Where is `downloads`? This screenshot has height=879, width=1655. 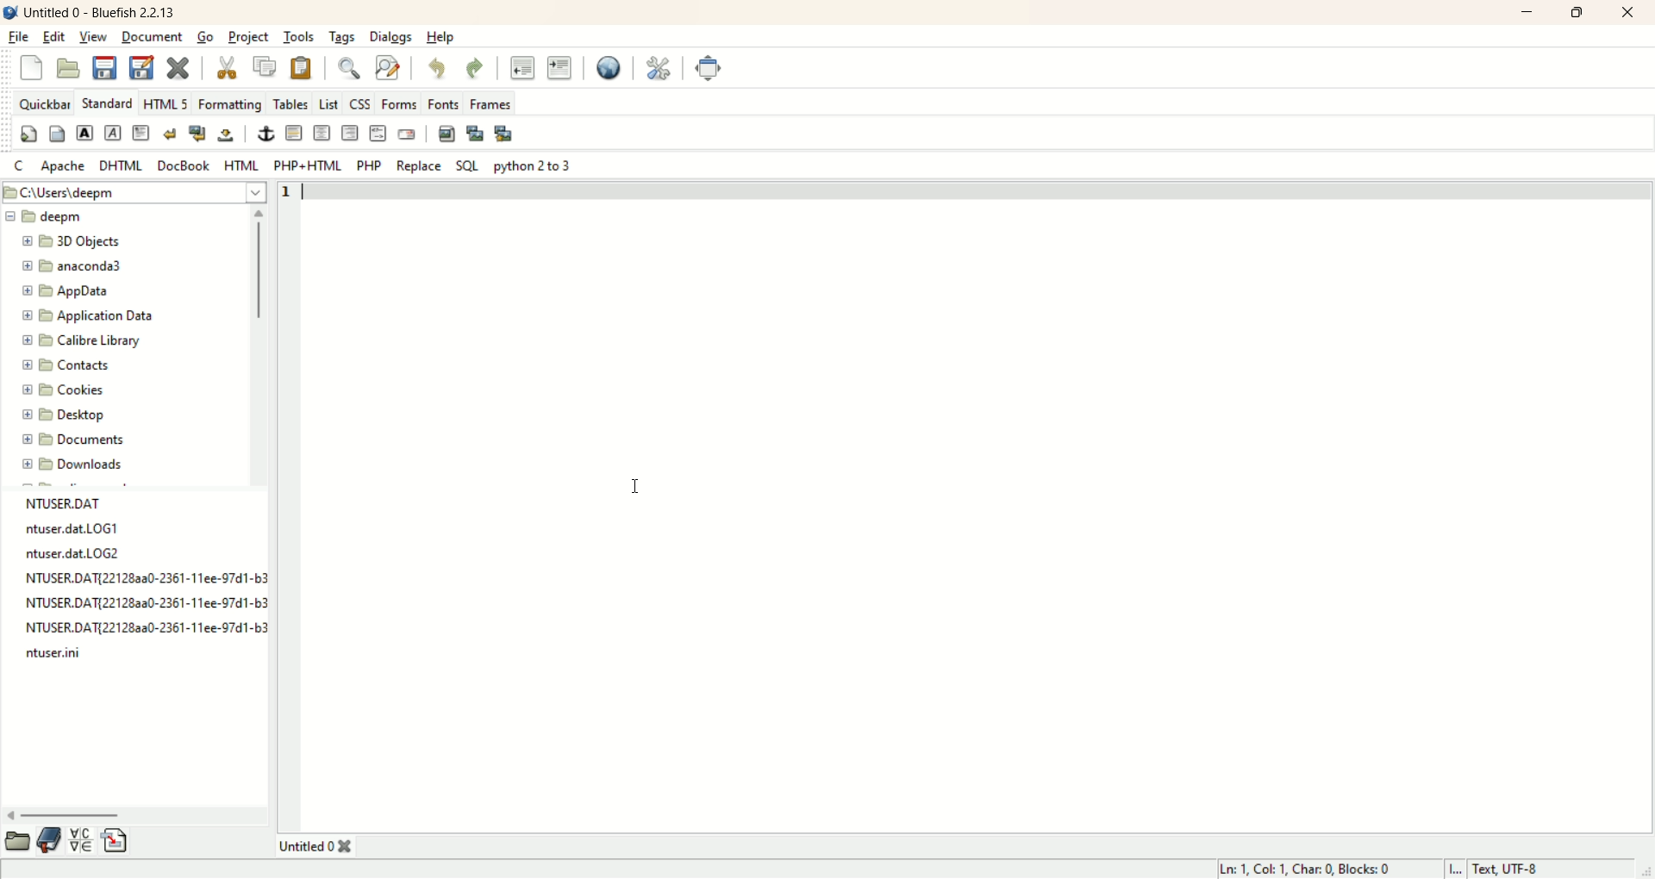 downloads is located at coordinates (71, 464).